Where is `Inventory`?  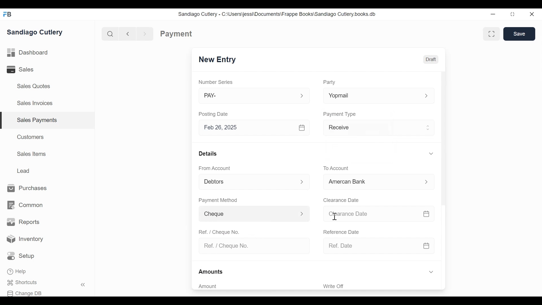
Inventory is located at coordinates (25, 239).